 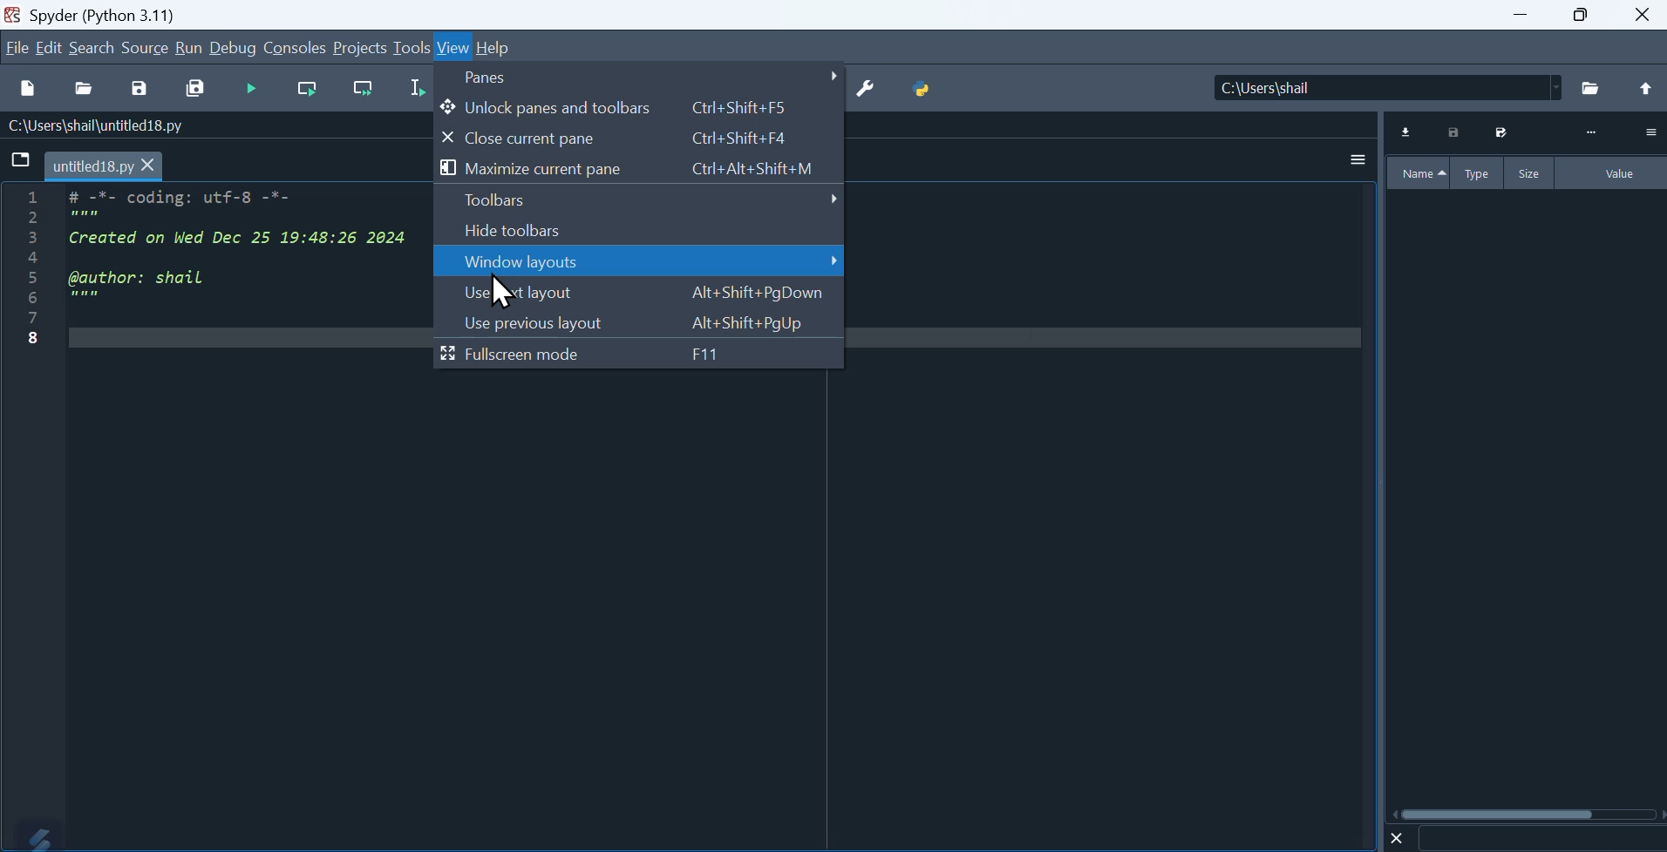 I want to click on cursor, so click(x=502, y=281).